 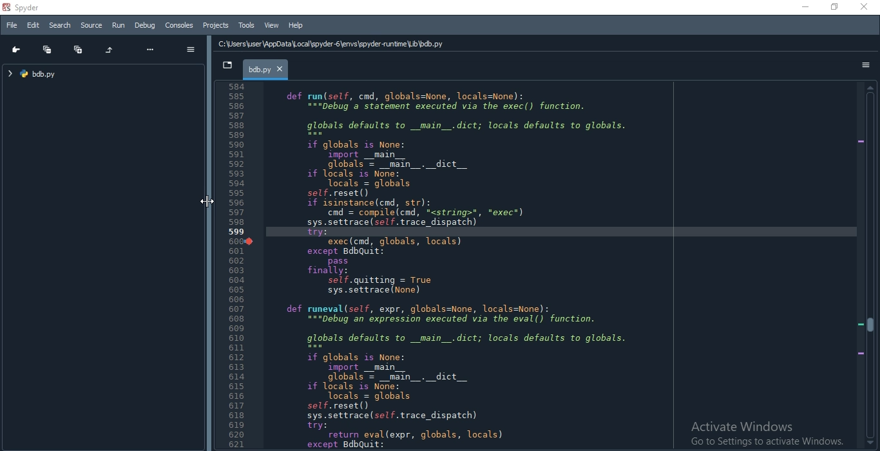 I want to click on Help, so click(x=295, y=26).